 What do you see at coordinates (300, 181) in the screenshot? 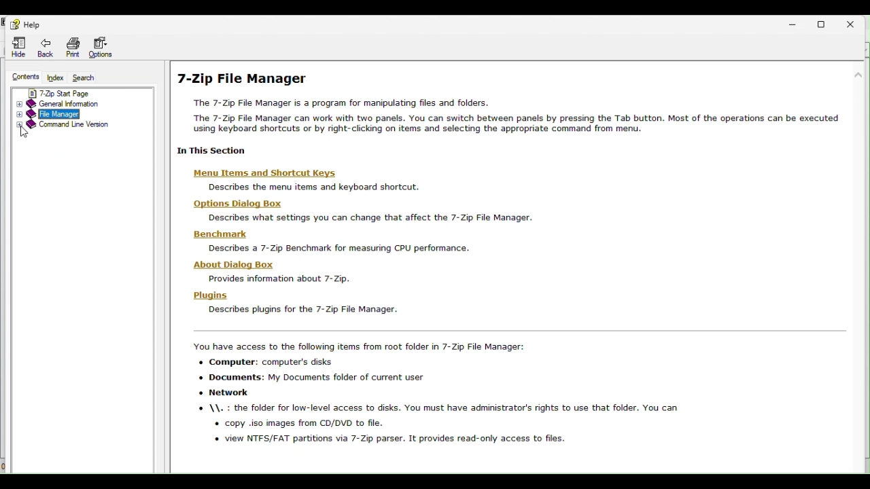
I see `menu items and shortcut keys` at bounding box center [300, 181].